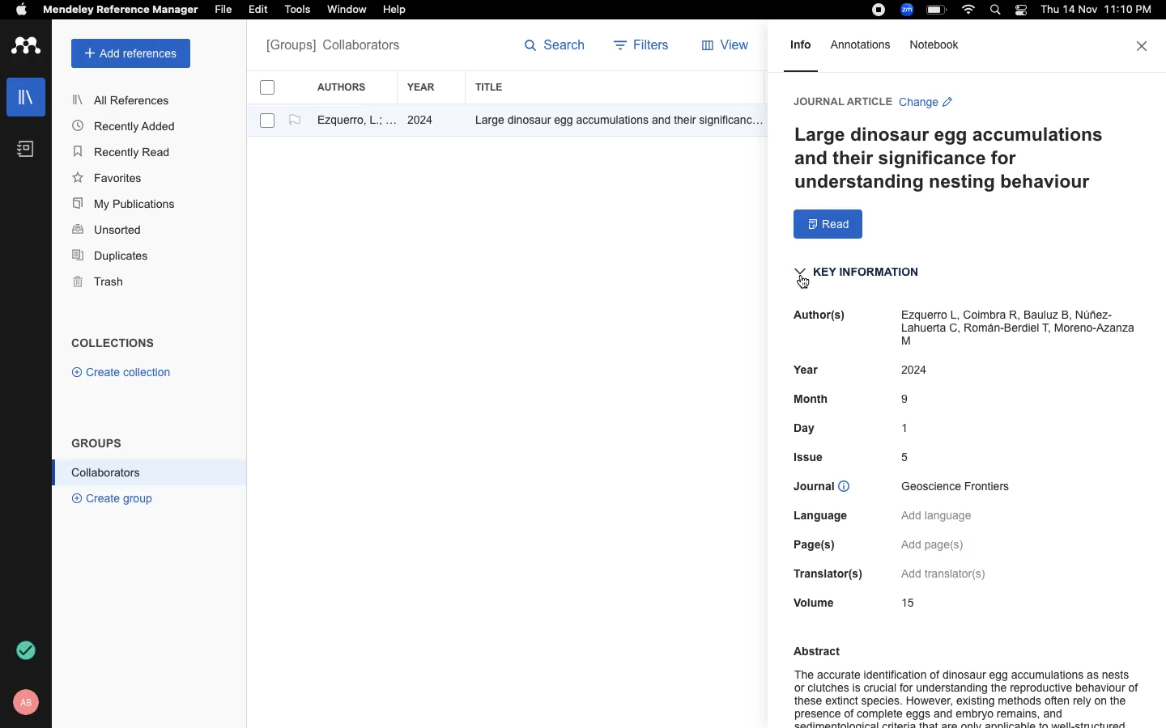 The height and width of the screenshot is (728, 1166). Describe the element at coordinates (910, 428) in the screenshot. I see `1` at that location.